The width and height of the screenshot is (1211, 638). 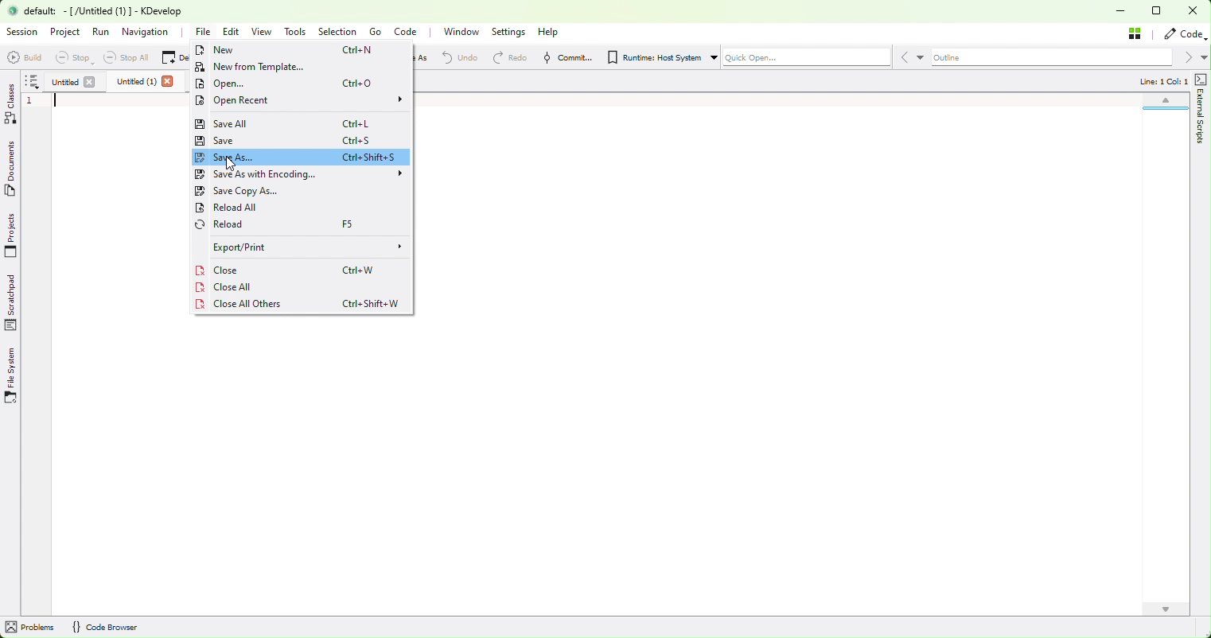 What do you see at coordinates (32, 628) in the screenshot?
I see `problems` at bounding box center [32, 628].